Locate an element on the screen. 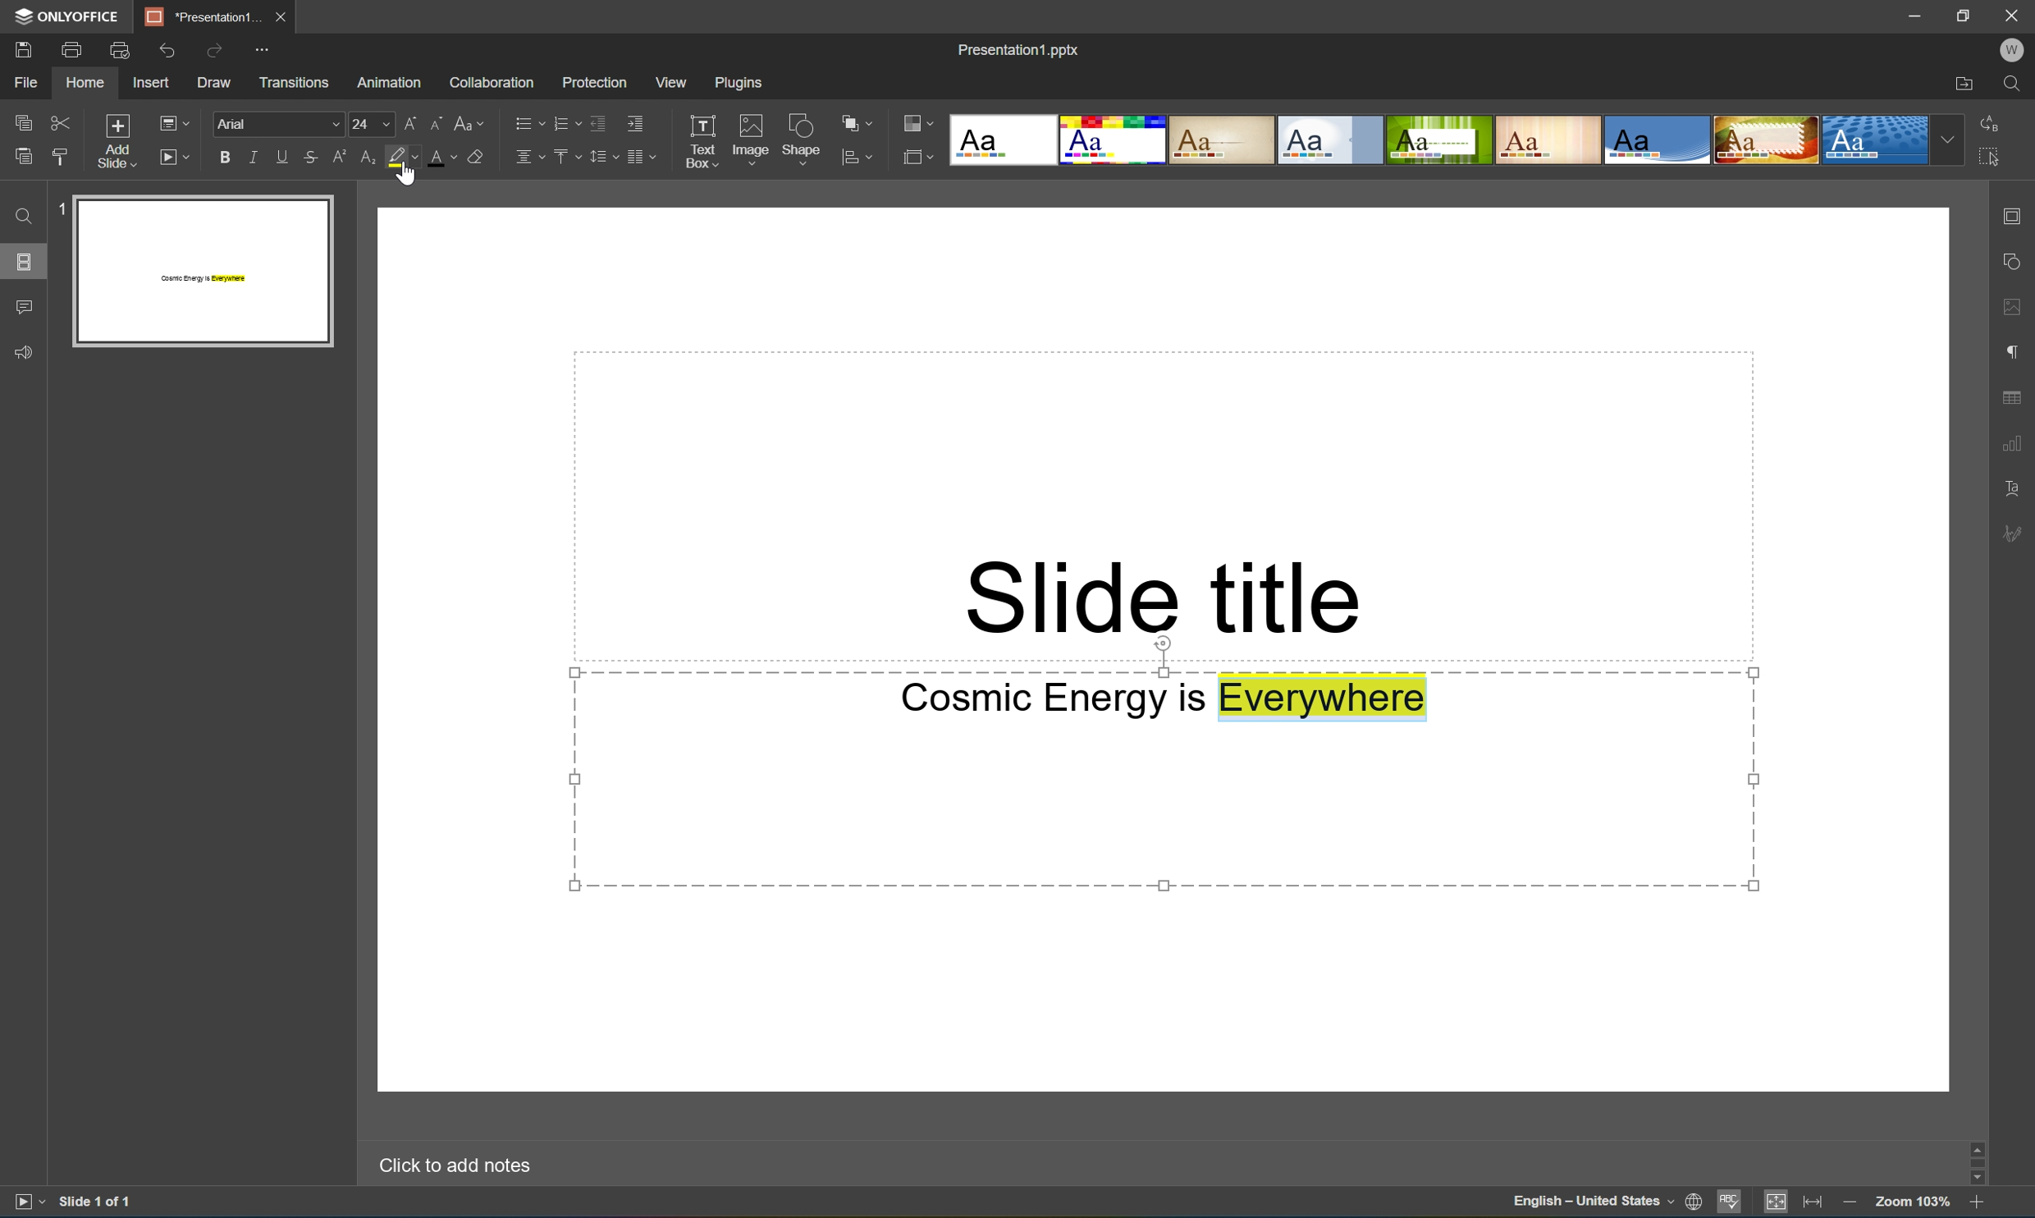  Insert is located at coordinates (152, 83).